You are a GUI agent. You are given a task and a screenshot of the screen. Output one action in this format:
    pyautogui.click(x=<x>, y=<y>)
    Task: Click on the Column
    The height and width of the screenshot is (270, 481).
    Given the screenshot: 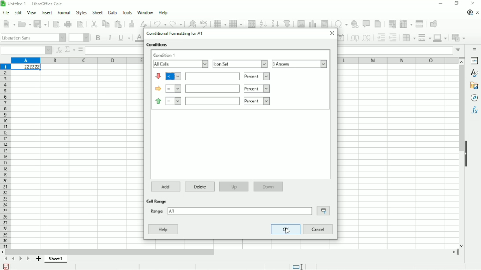 What is the action you would take?
    pyautogui.click(x=236, y=22)
    